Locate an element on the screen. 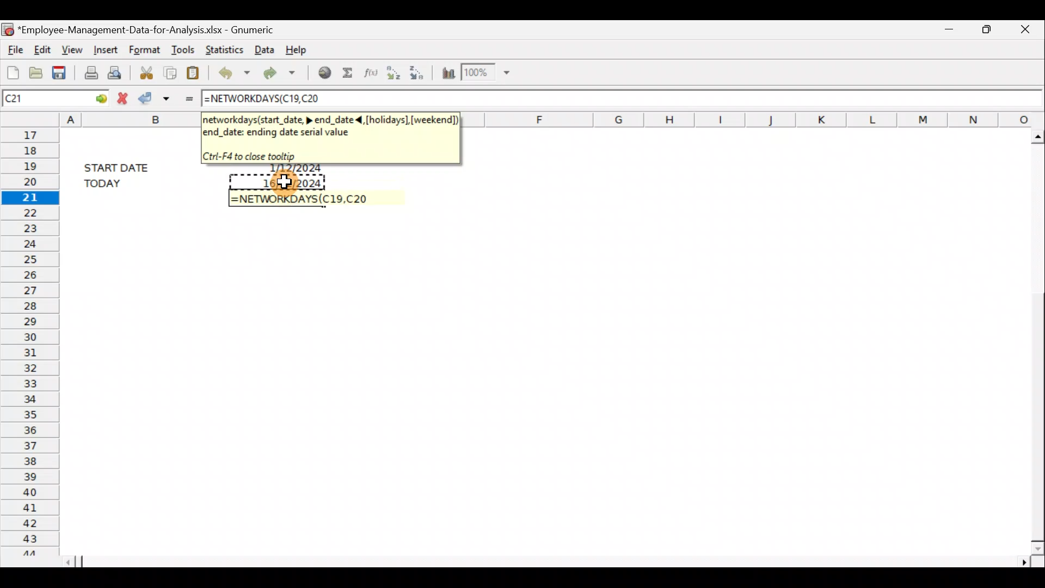 This screenshot has width=1045, height=588. Edit a function in the current cell is located at coordinates (369, 73).